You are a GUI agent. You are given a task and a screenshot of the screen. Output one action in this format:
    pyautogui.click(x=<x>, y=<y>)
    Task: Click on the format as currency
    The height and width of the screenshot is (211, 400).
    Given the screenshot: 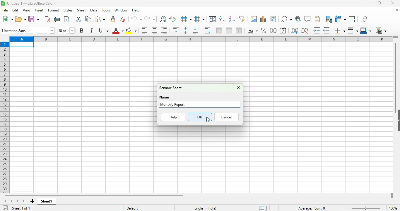 What is the action you would take?
    pyautogui.click(x=252, y=31)
    